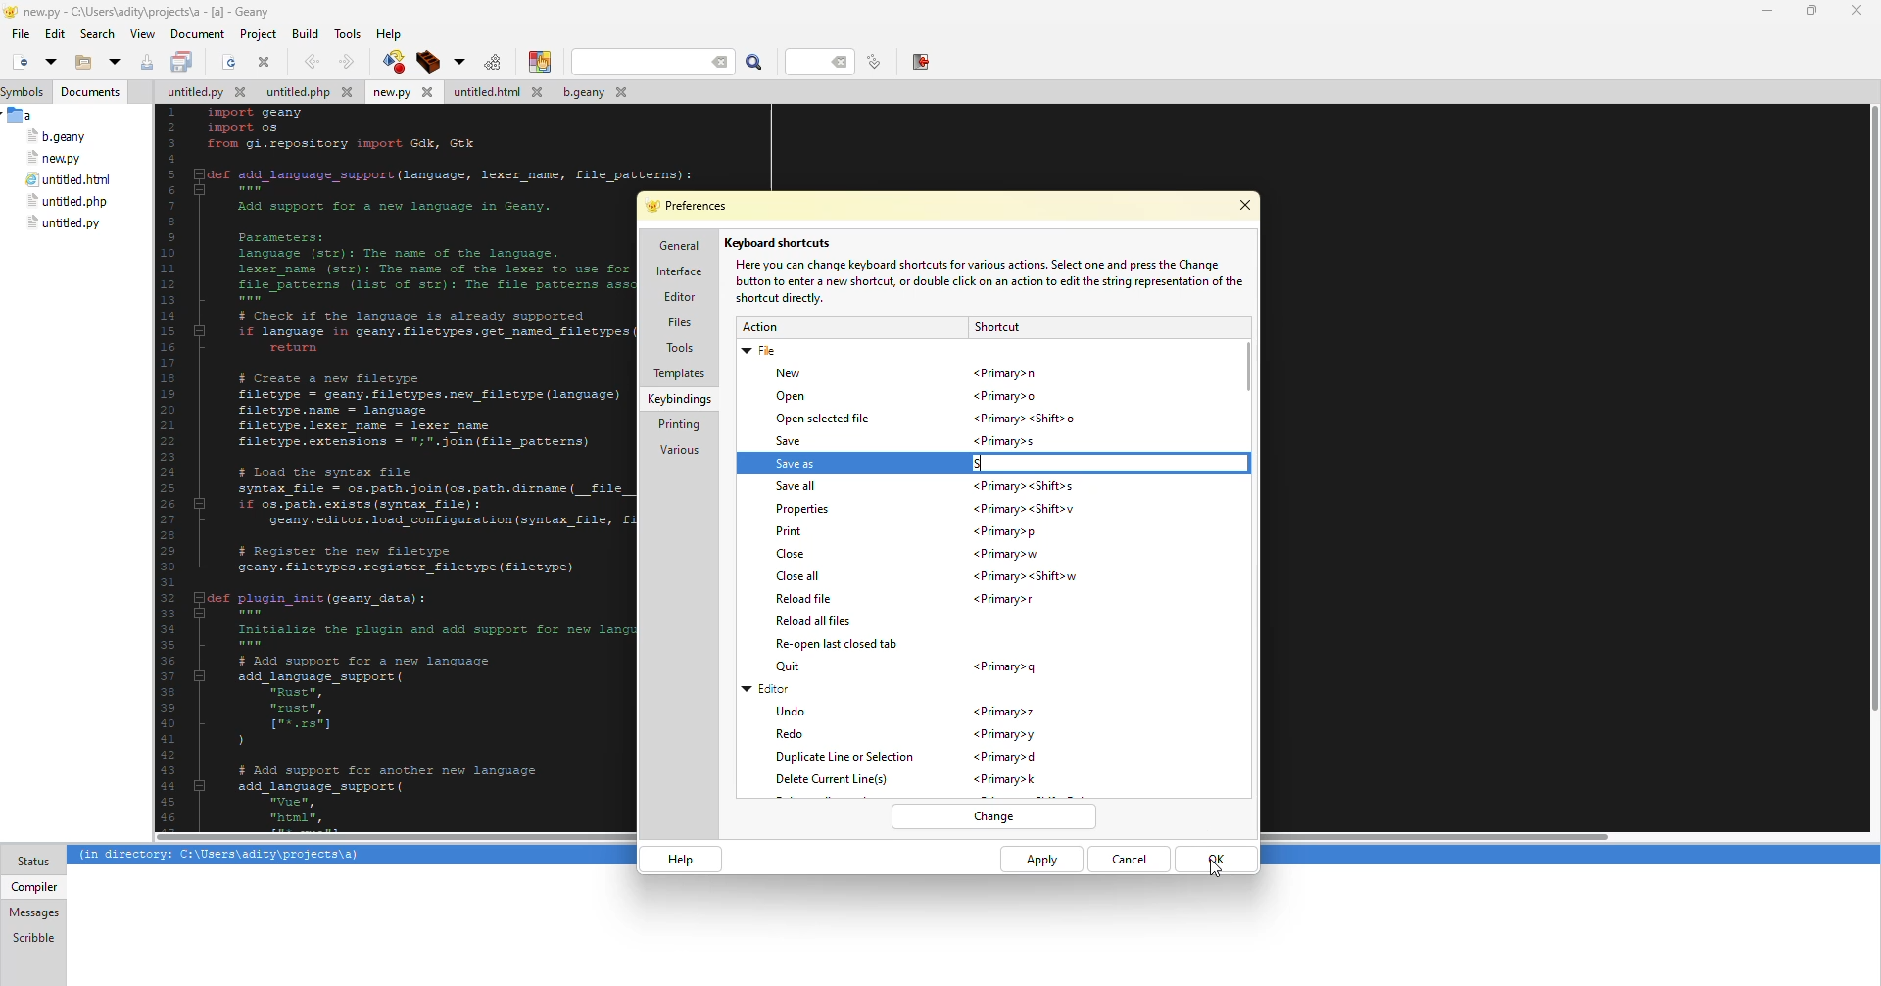 This screenshot has width=1881, height=986. What do you see at coordinates (31, 937) in the screenshot?
I see `scribble` at bounding box center [31, 937].